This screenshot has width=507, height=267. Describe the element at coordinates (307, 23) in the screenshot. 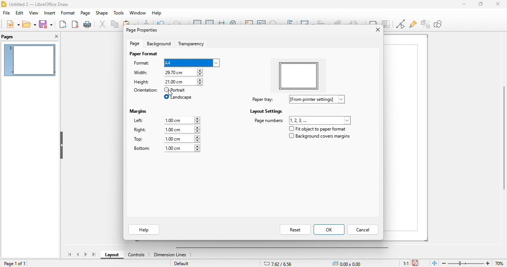

I see `transformations` at that location.